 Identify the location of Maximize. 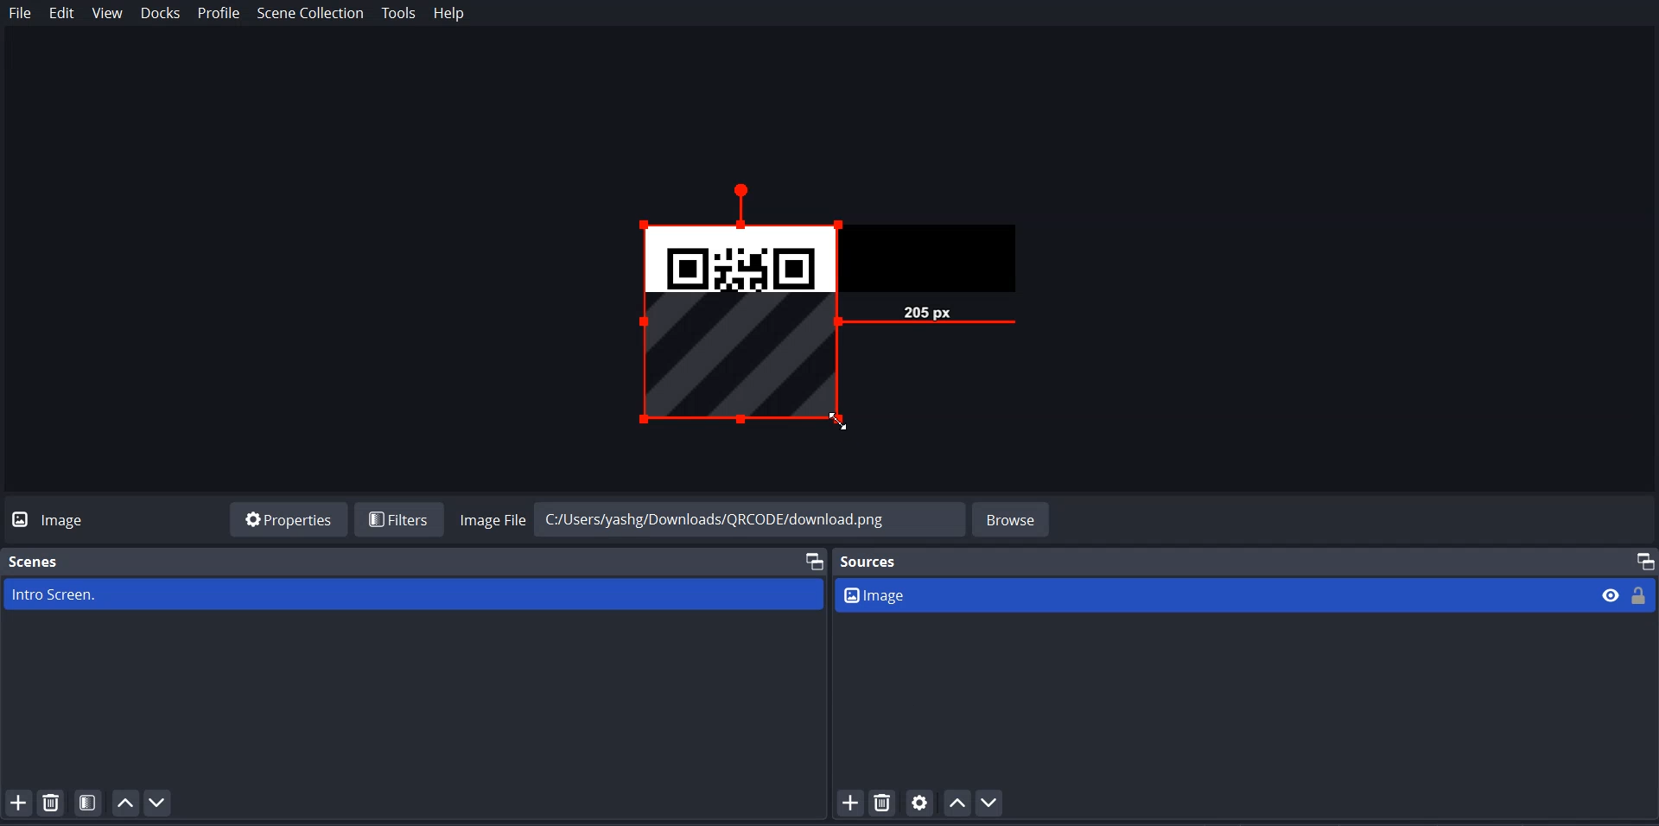
(811, 560).